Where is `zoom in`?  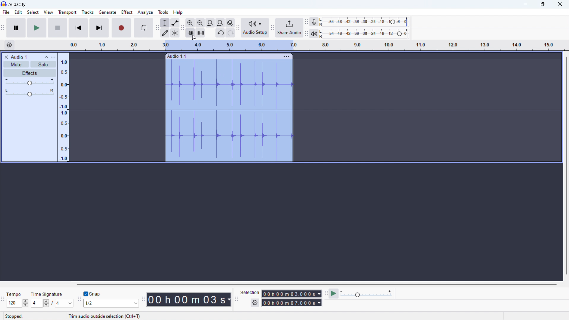 zoom in is located at coordinates (190, 23).